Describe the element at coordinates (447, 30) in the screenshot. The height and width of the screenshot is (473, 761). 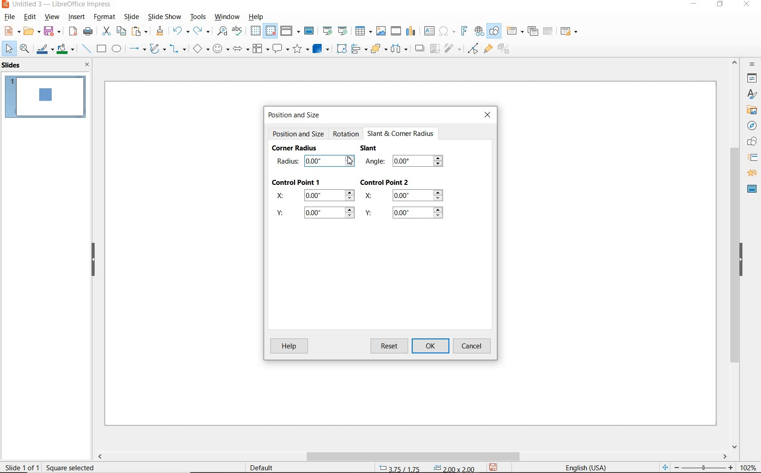
I see `insert special characters` at that location.